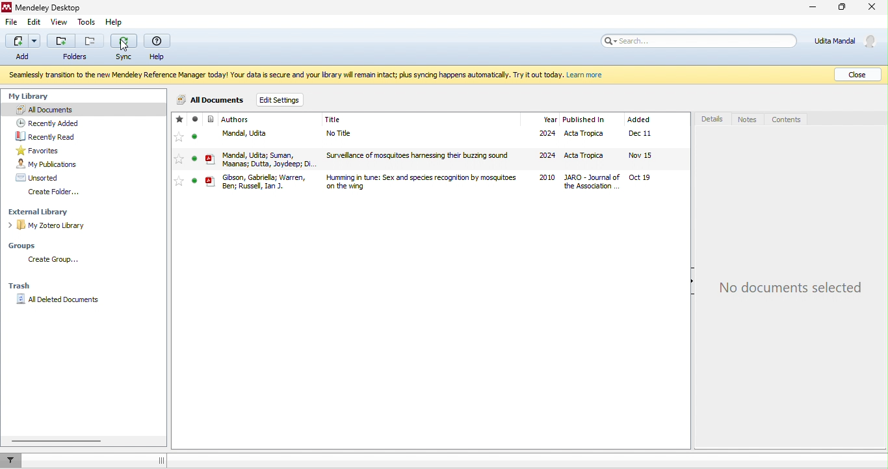 This screenshot has width=888, height=469. What do you see at coordinates (333, 120) in the screenshot?
I see `title` at bounding box center [333, 120].